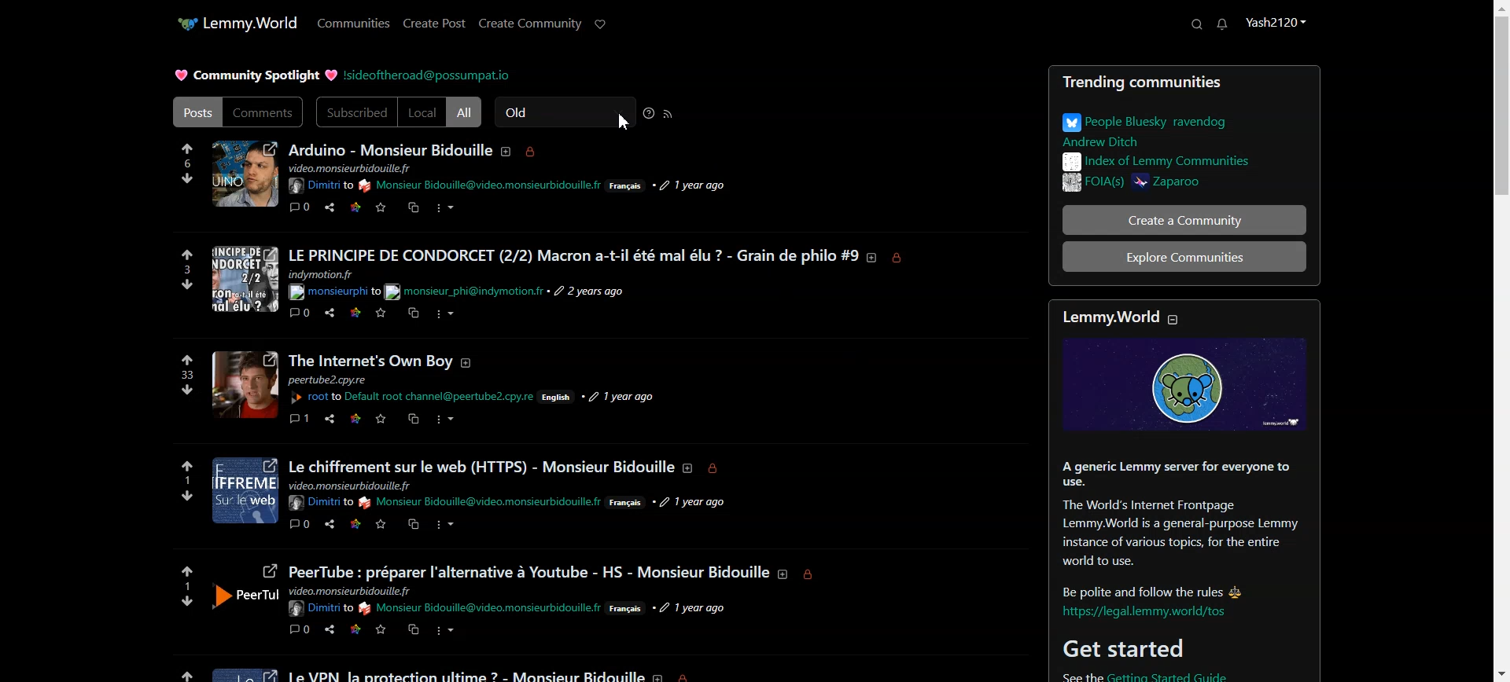 The width and height of the screenshot is (1510, 682). What do you see at coordinates (623, 395) in the screenshot?
I see `` at bounding box center [623, 395].